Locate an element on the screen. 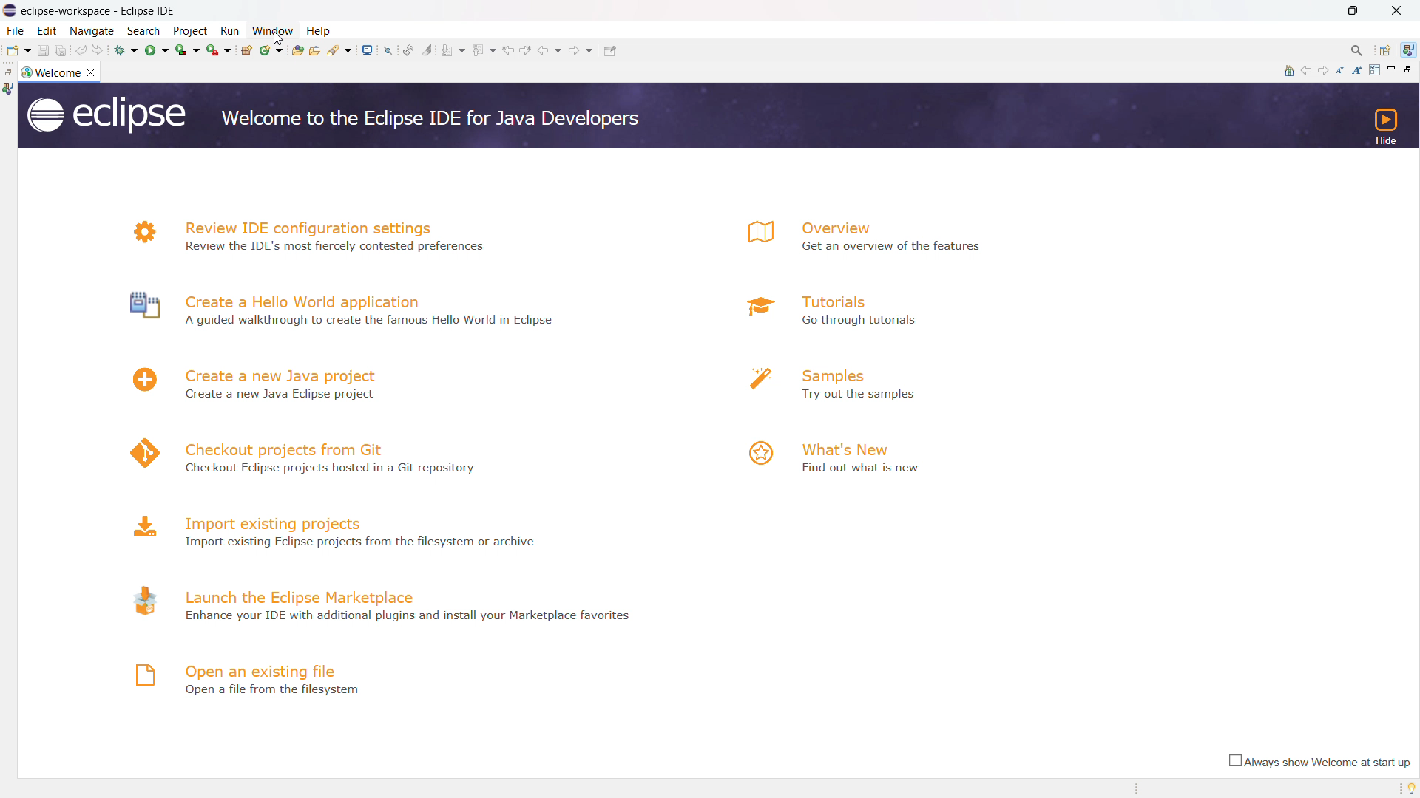 This screenshot has height=798, width=1420. create a new java project is located at coordinates (283, 375).